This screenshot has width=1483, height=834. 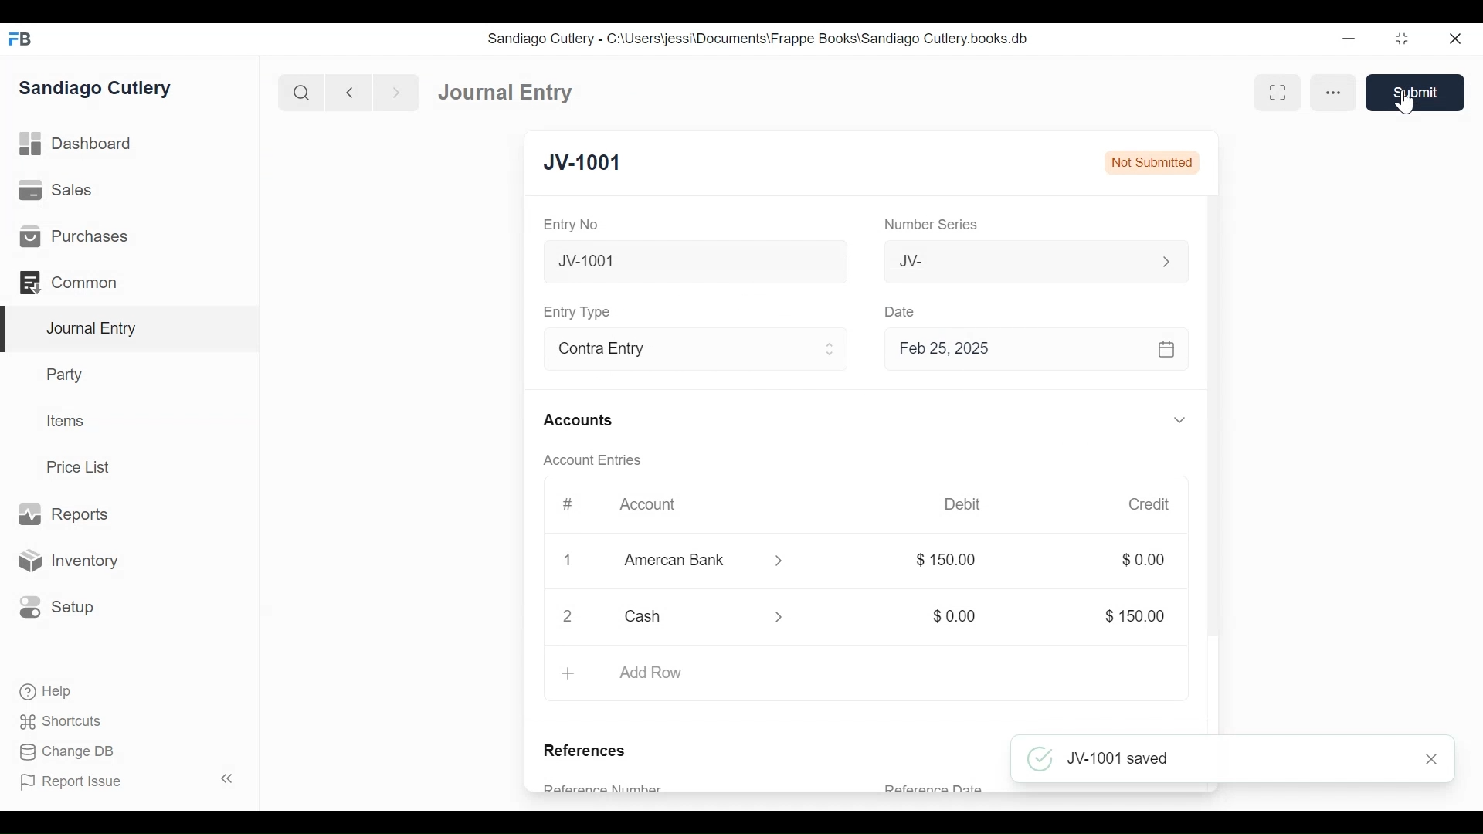 What do you see at coordinates (506, 91) in the screenshot?
I see `Journal Entry` at bounding box center [506, 91].